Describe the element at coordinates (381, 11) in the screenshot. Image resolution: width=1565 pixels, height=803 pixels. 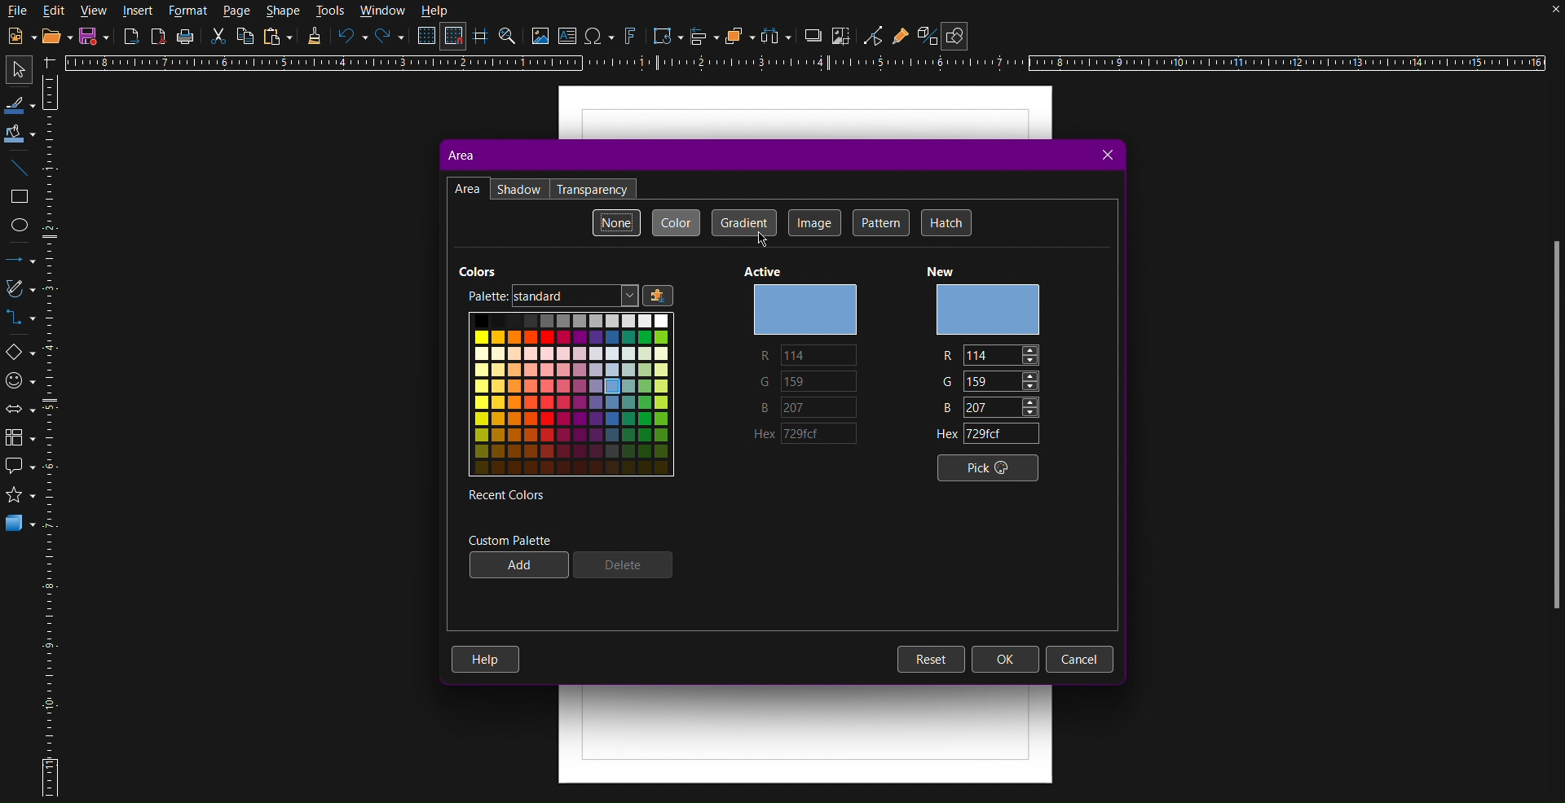
I see `Window` at that location.